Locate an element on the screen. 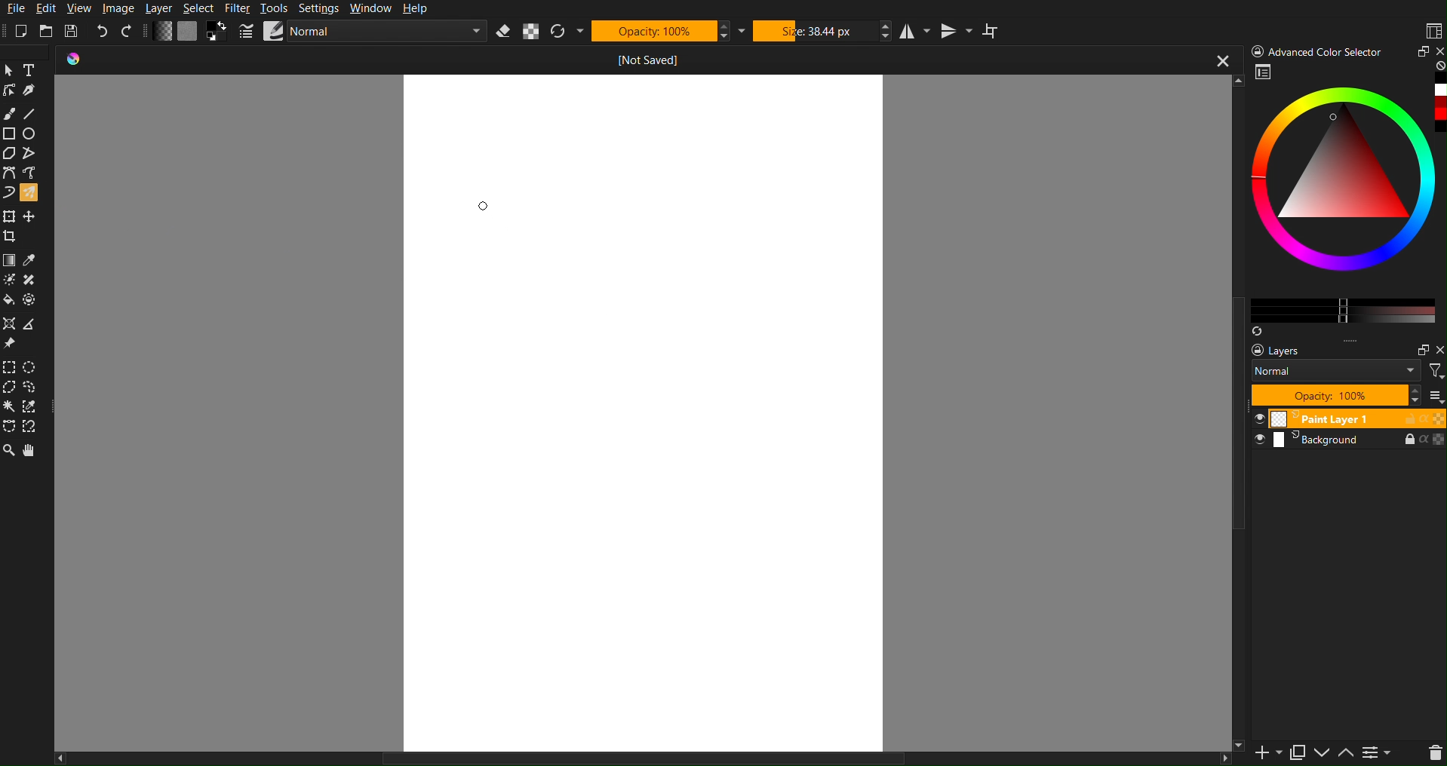  Polyline Tool is located at coordinates (32, 154).